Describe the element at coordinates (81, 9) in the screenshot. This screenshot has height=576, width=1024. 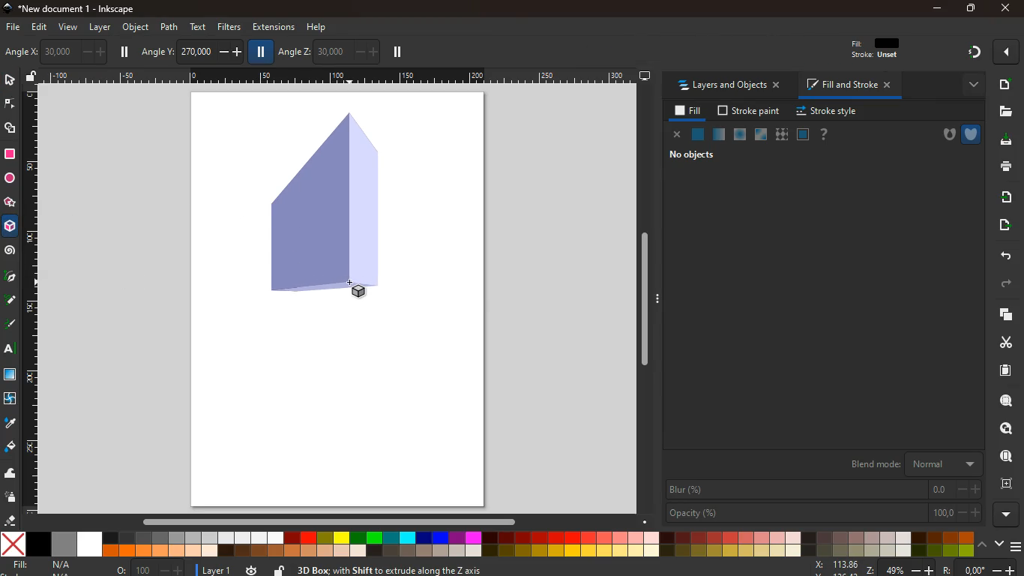
I see `inkscape` at that location.